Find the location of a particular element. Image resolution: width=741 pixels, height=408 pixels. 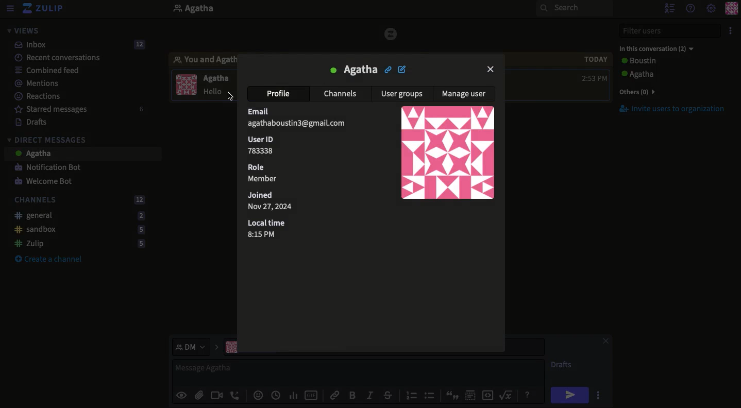

Filter users is located at coordinates (671, 30).